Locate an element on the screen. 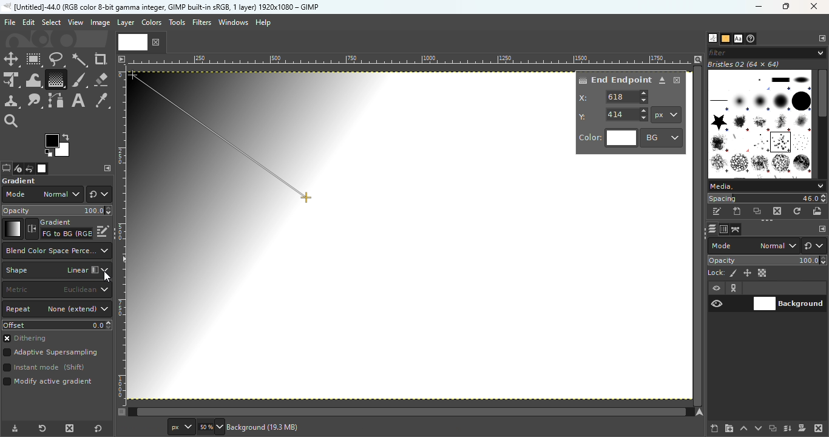  Layer is located at coordinates (125, 23).